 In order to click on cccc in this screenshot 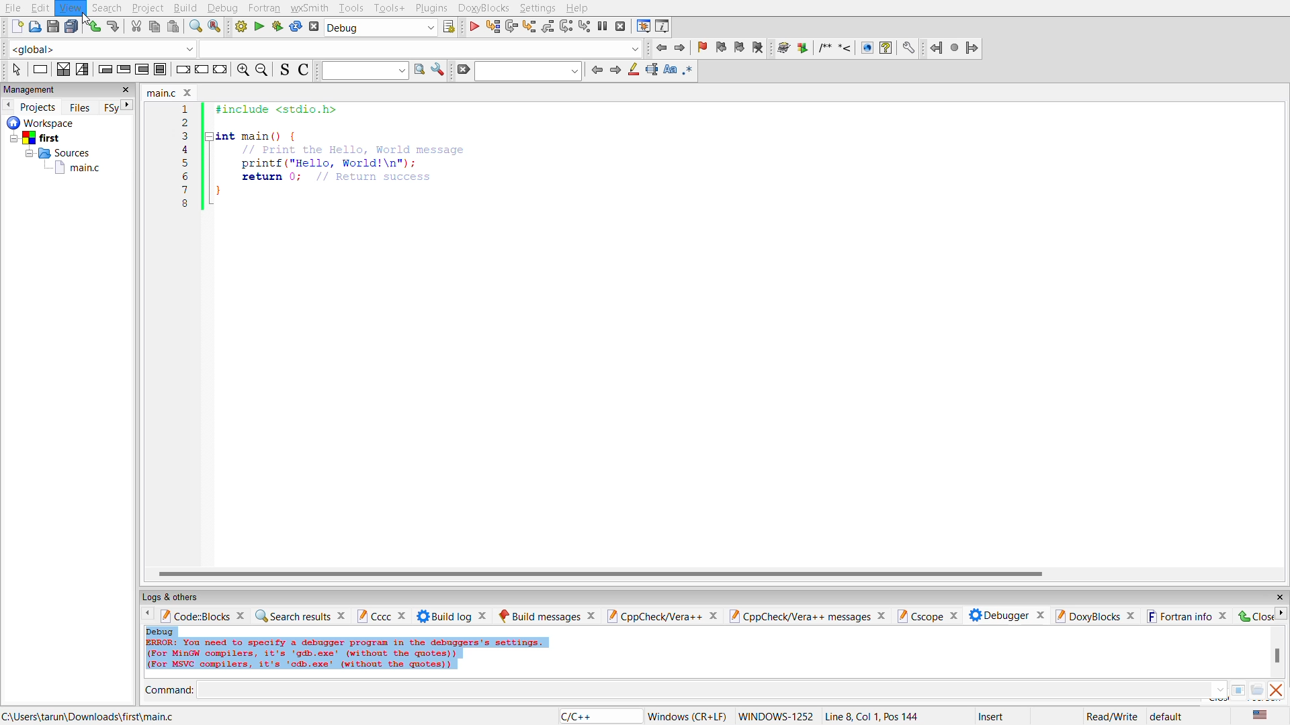, I will do `click(382, 615)`.